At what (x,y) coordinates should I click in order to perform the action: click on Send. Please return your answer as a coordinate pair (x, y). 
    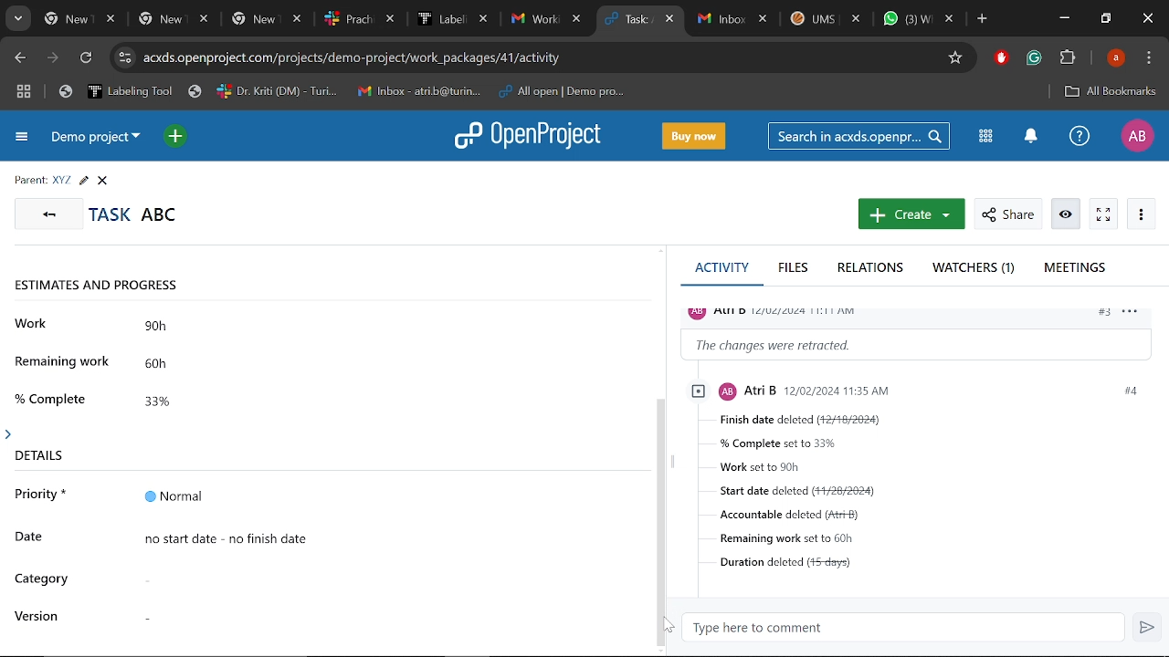
    Looking at the image, I should click on (1146, 627).